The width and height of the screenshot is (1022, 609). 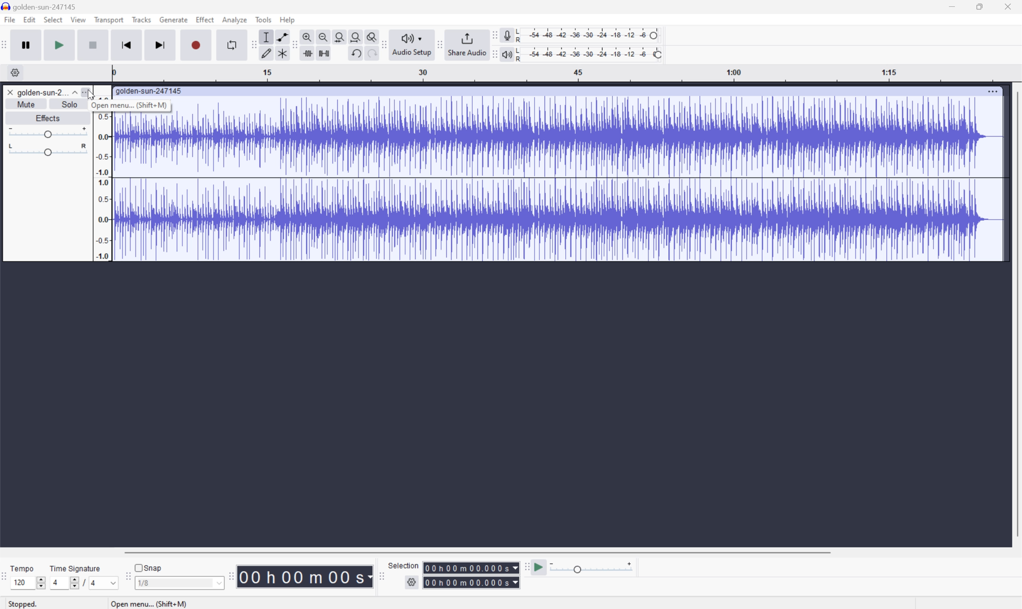 I want to click on Select, so click(x=54, y=21).